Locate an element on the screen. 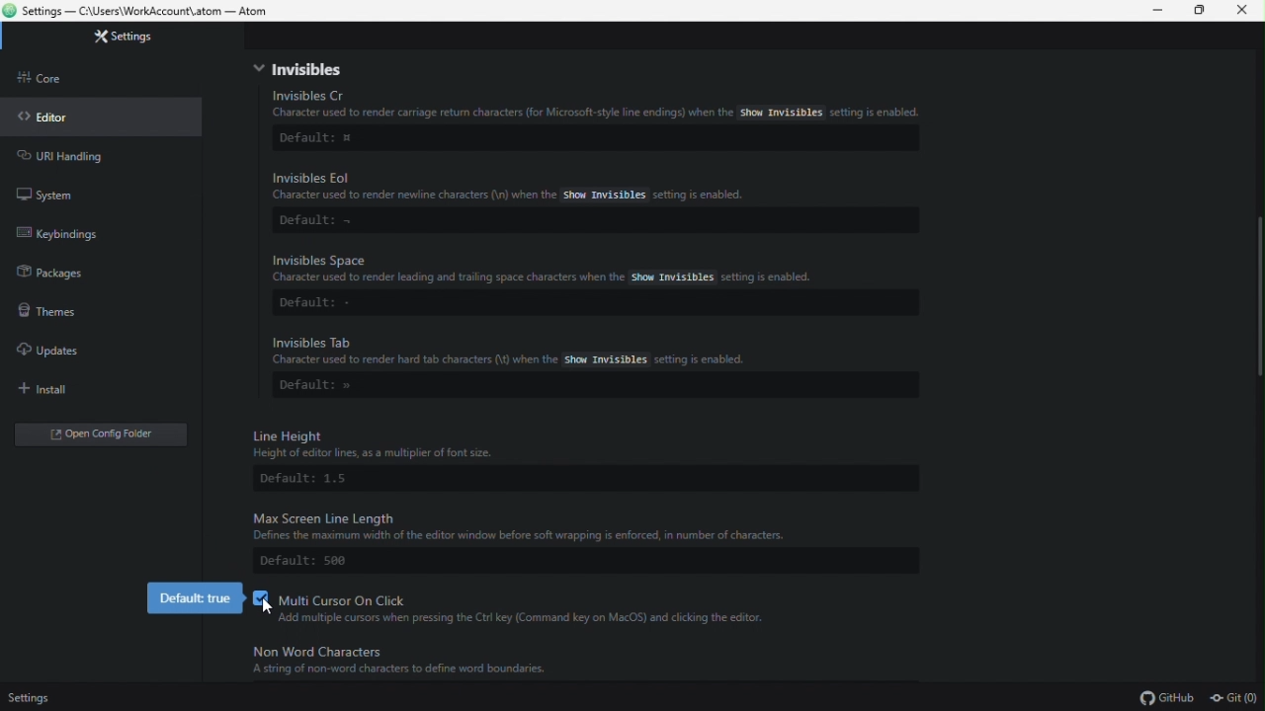 The width and height of the screenshot is (1265, 711). Muti Cursor On Click is located at coordinates (339, 595).